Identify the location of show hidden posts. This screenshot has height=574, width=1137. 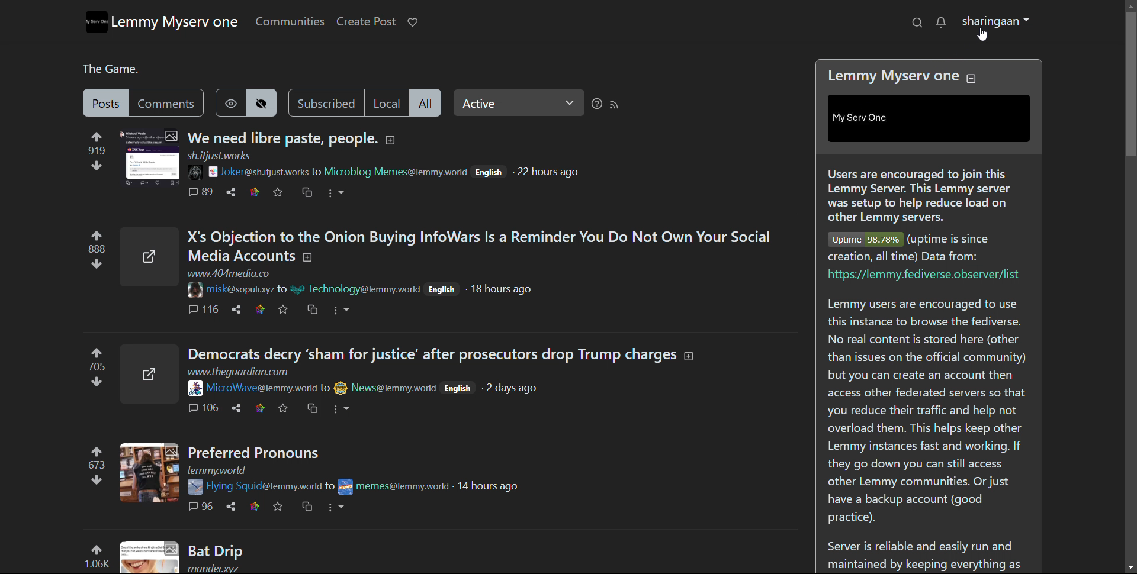
(230, 103).